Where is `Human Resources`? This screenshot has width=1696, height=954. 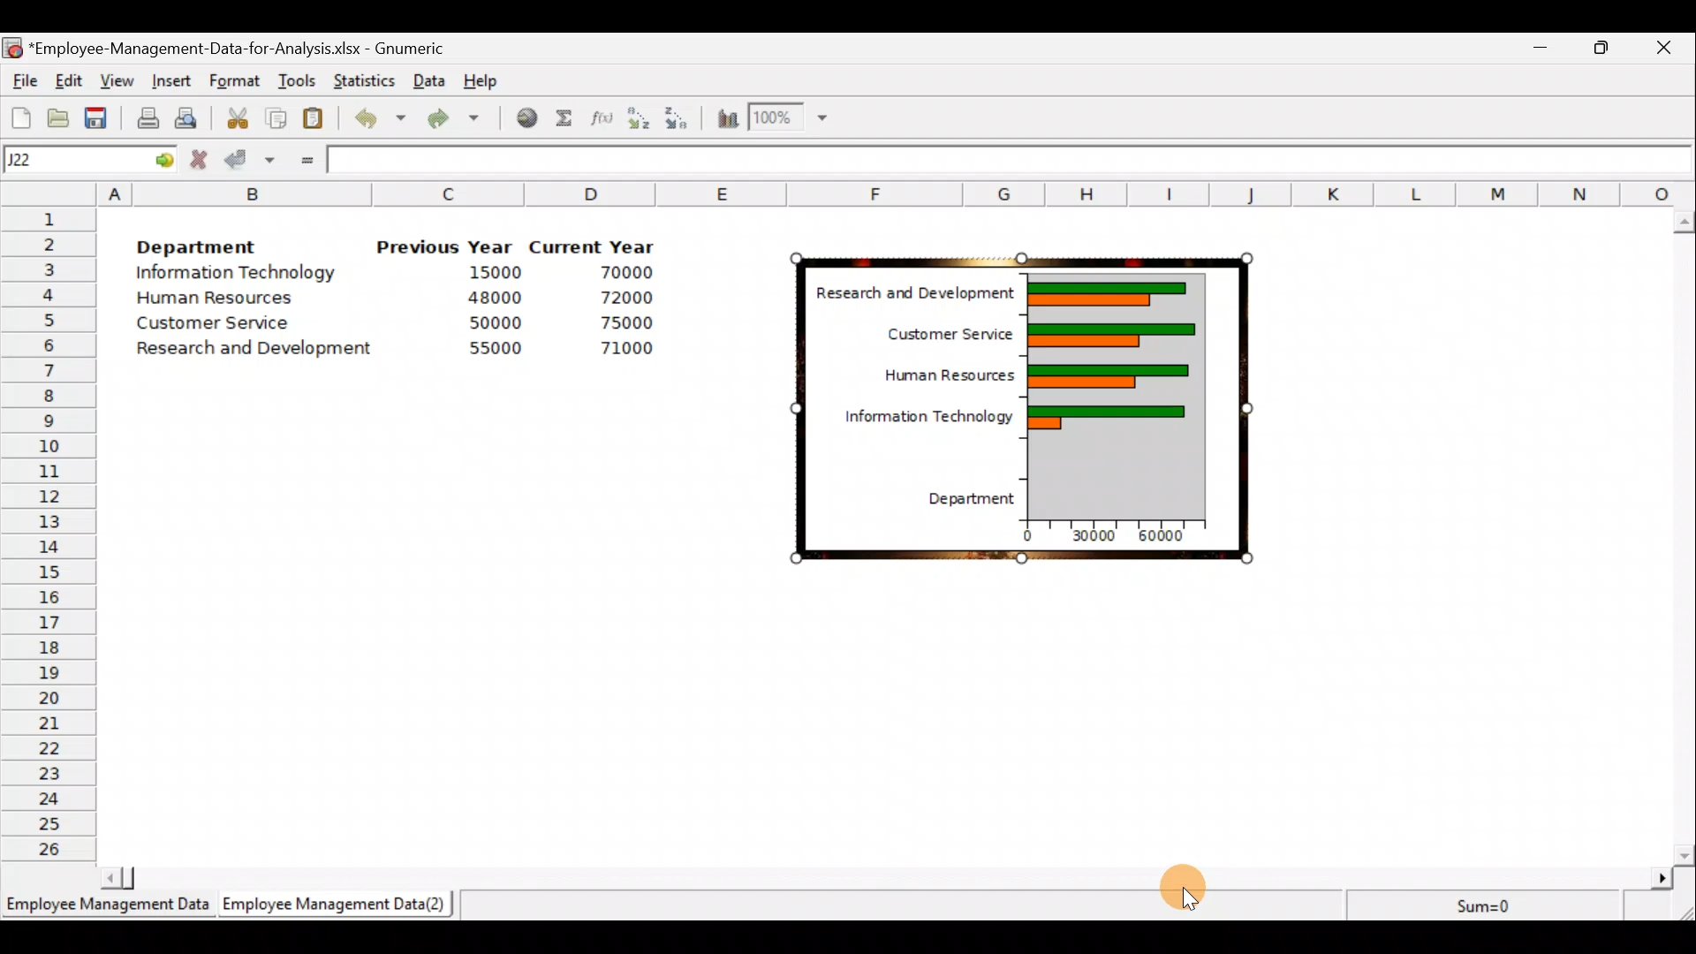
Human Resources is located at coordinates (928, 371).